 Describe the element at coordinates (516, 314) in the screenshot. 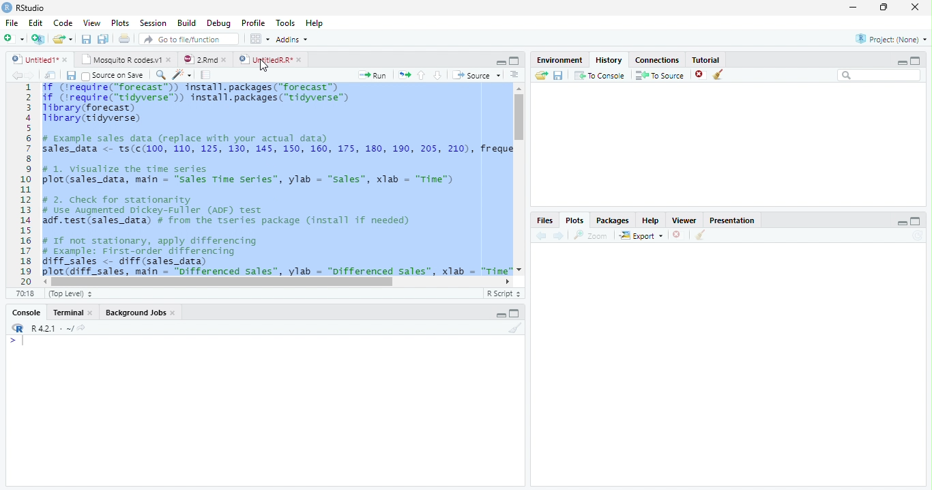

I see `Maximize` at that location.